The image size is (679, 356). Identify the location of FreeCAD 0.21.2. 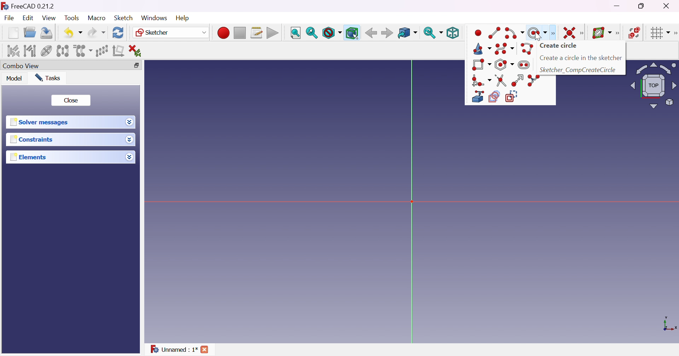
(33, 6).